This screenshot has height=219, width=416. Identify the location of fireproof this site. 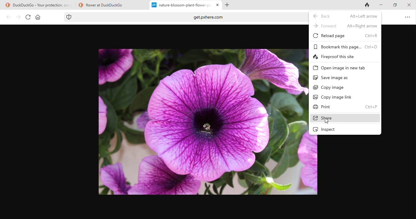
(337, 57).